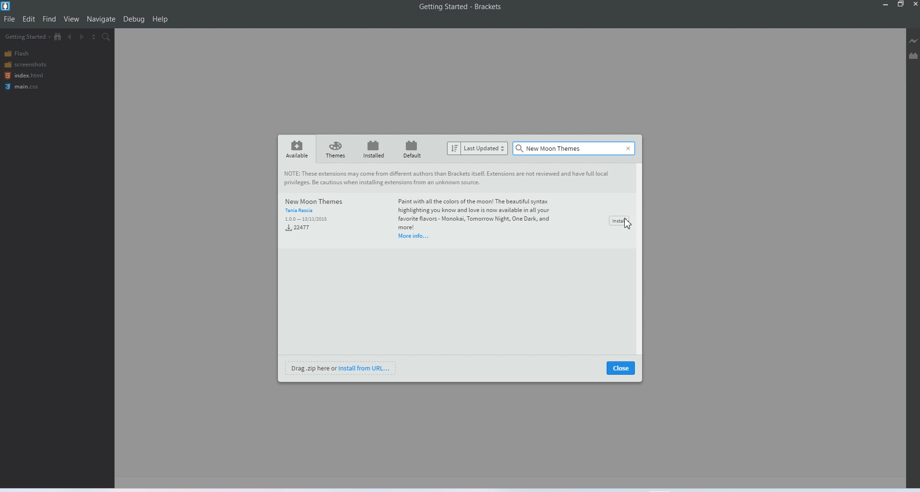  I want to click on Show in file tree, so click(58, 36).